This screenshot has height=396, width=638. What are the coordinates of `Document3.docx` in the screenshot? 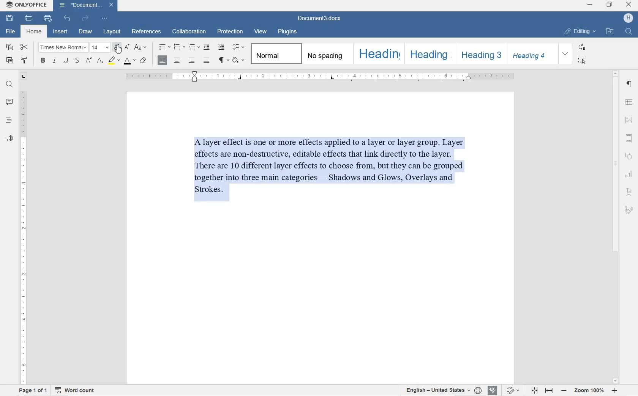 It's located at (86, 5).